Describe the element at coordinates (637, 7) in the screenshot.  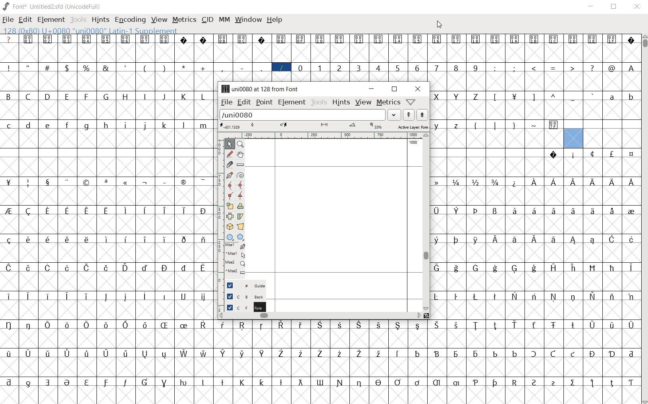
I see `CLOSE` at that location.